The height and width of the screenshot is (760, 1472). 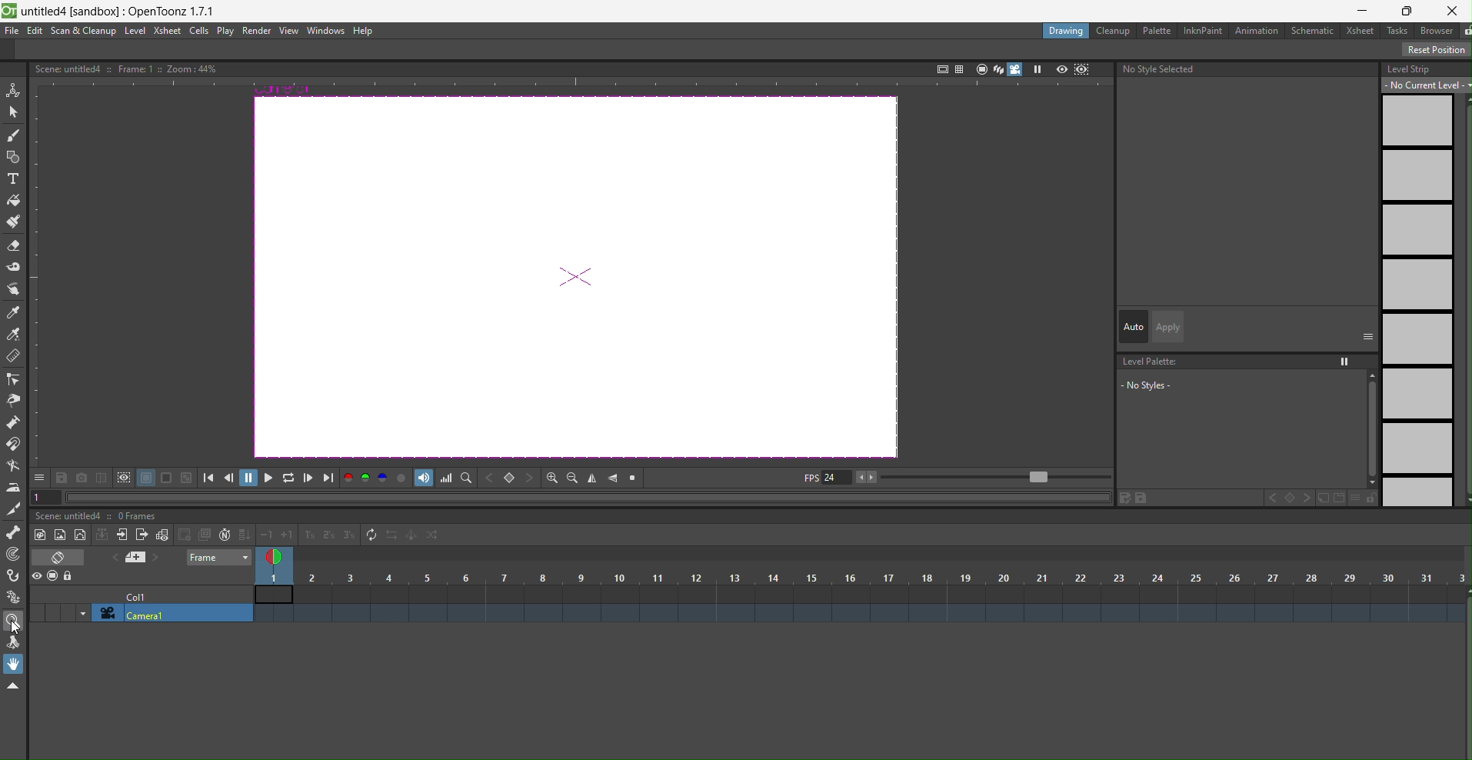 What do you see at coordinates (125, 69) in the screenshot?
I see `text` at bounding box center [125, 69].